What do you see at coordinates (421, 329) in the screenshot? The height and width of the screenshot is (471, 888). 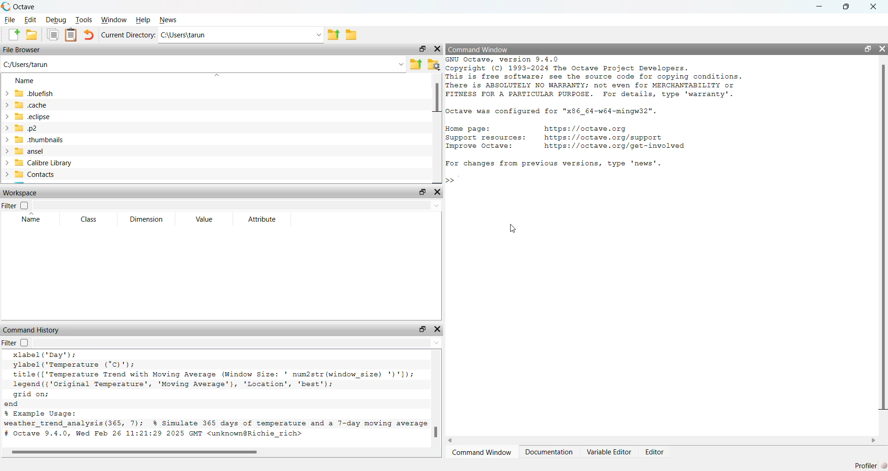 I see `maximise` at bounding box center [421, 329].